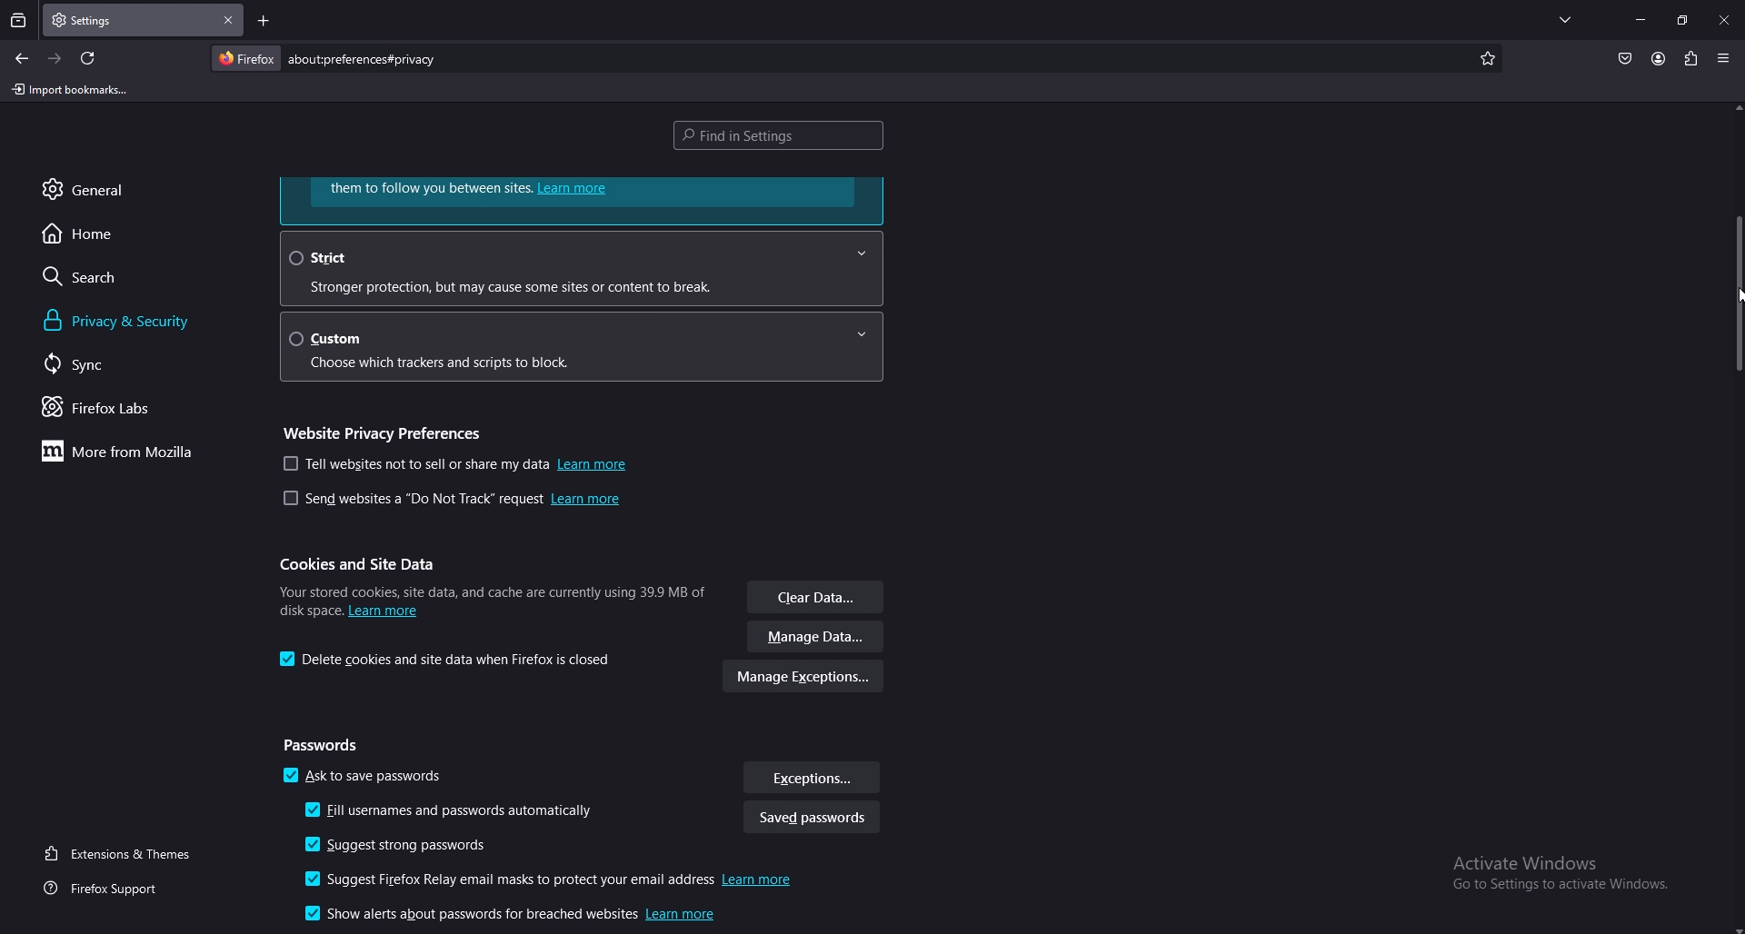 This screenshot has width=1745, height=934. I want to click on suggest strong password, so click(407, 846).